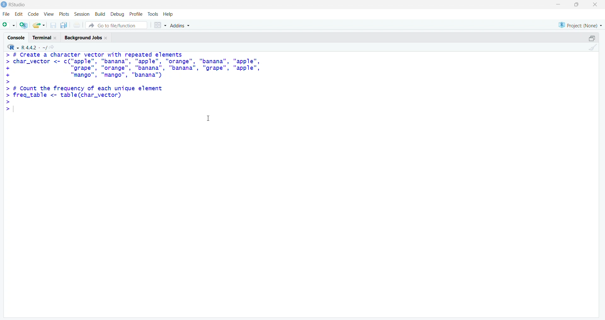  I want to click on R, so click(13, 47).